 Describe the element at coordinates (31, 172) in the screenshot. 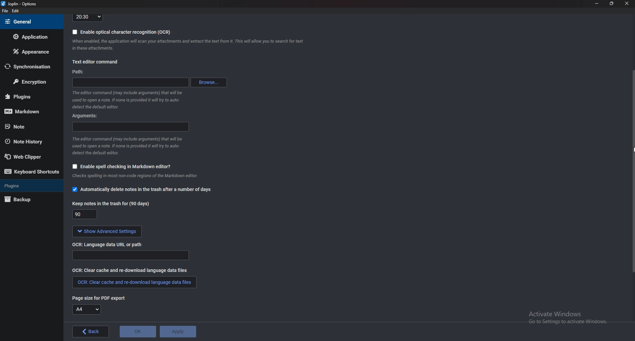

I see `Keyboard shortcuts` at that location.